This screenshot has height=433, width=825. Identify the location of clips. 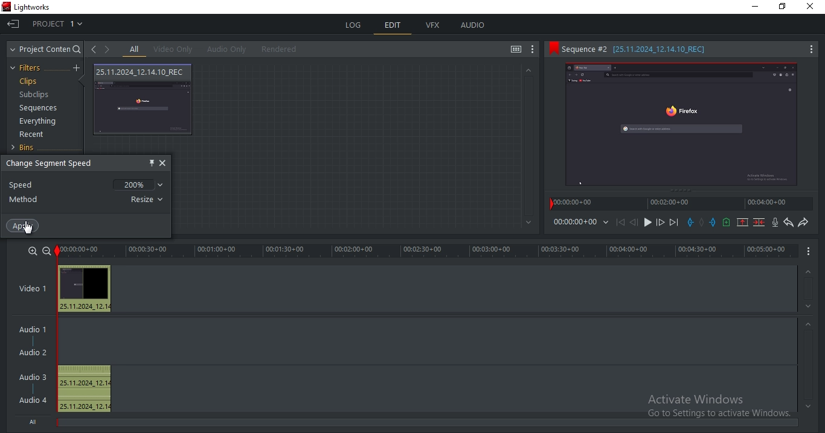
(30, 82).